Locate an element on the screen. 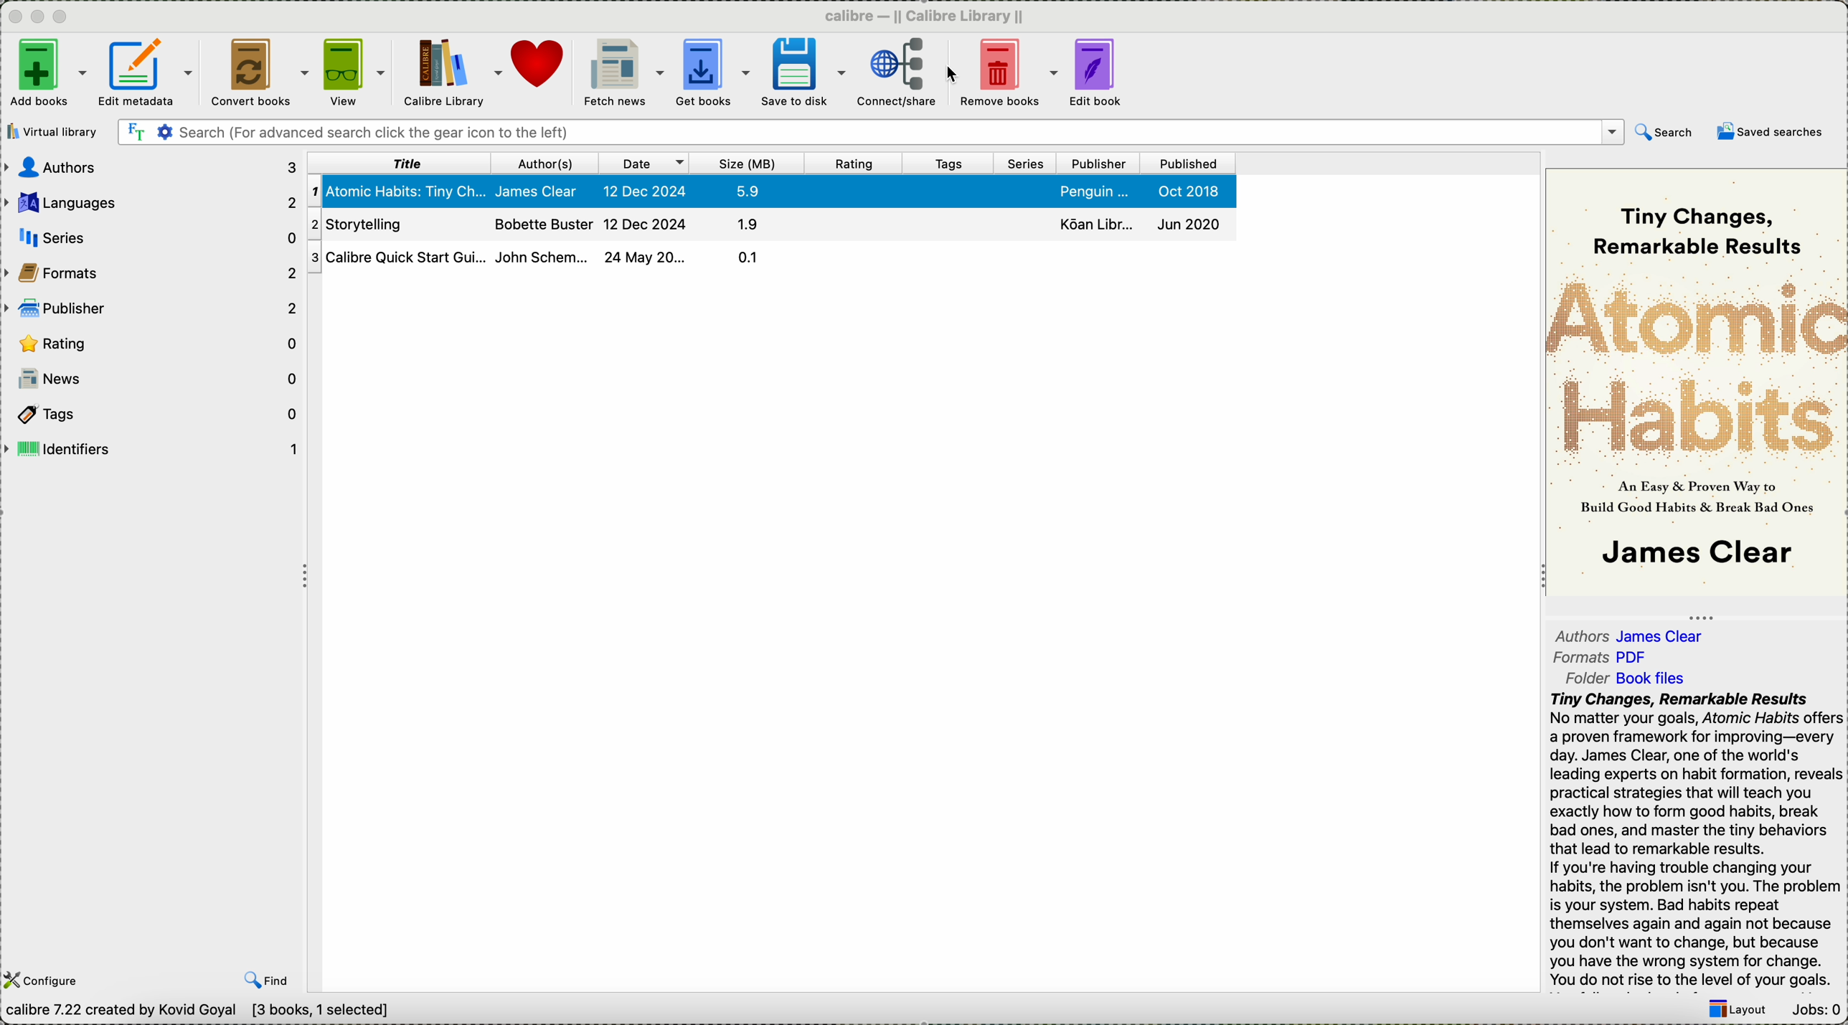 The width and height of the screenshot is (1848, 1025). news is located at coordinates (153, 379).